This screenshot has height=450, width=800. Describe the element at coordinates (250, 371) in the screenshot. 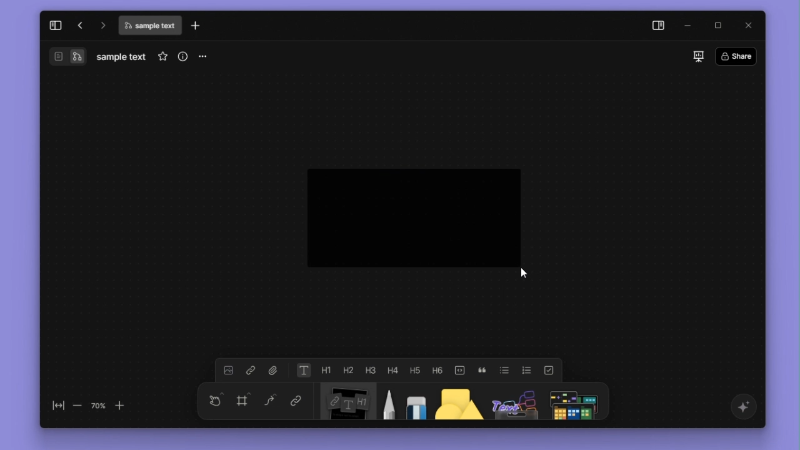

I see `link` at that location.